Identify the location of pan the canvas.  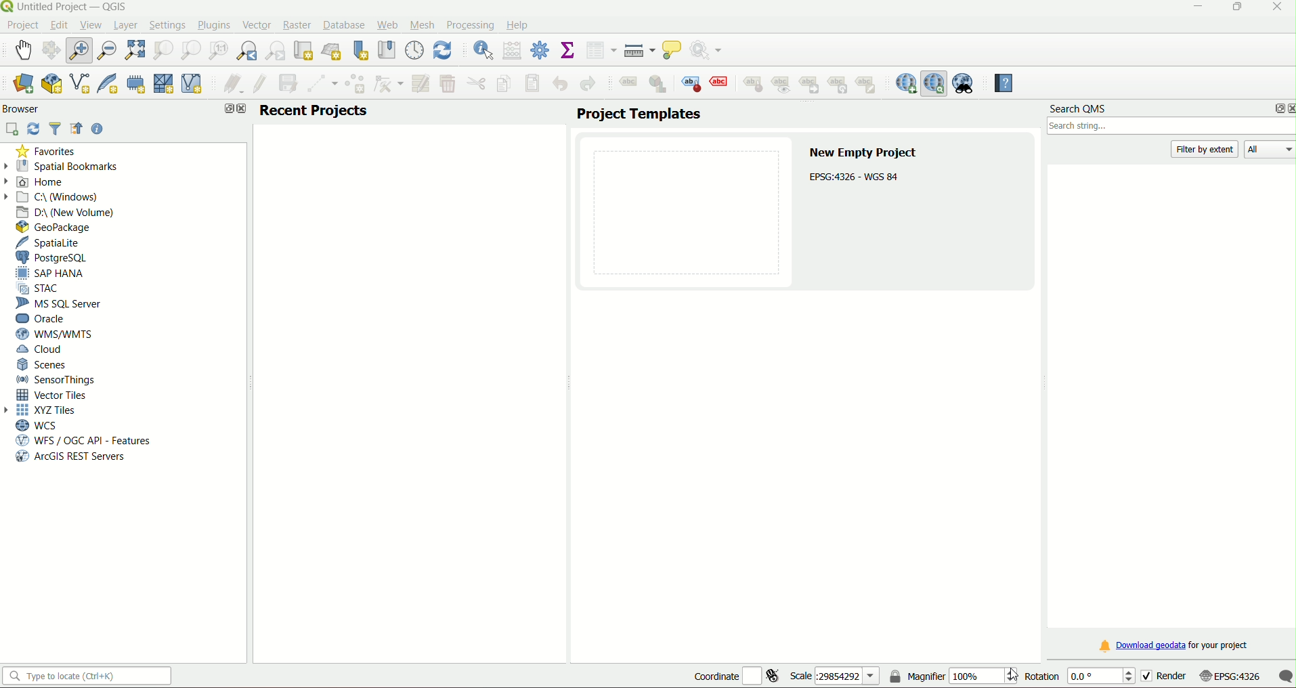
(53, 50).